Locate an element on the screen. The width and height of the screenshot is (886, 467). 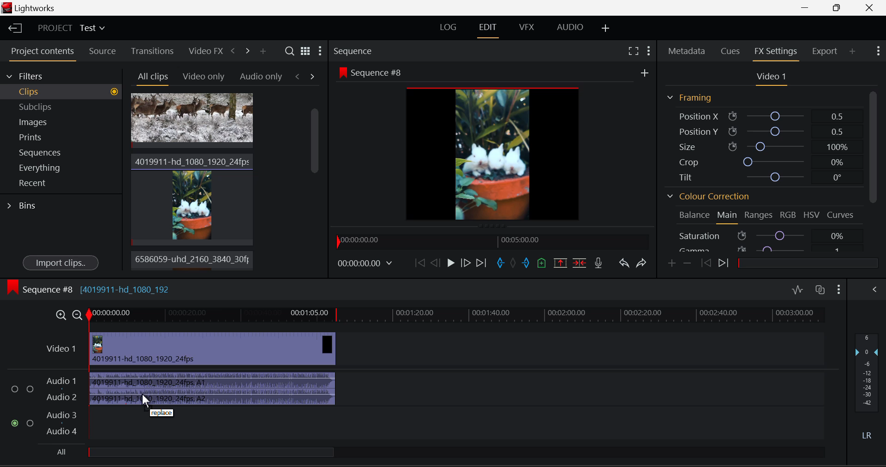
Bins is located at coordinates (22, 207).